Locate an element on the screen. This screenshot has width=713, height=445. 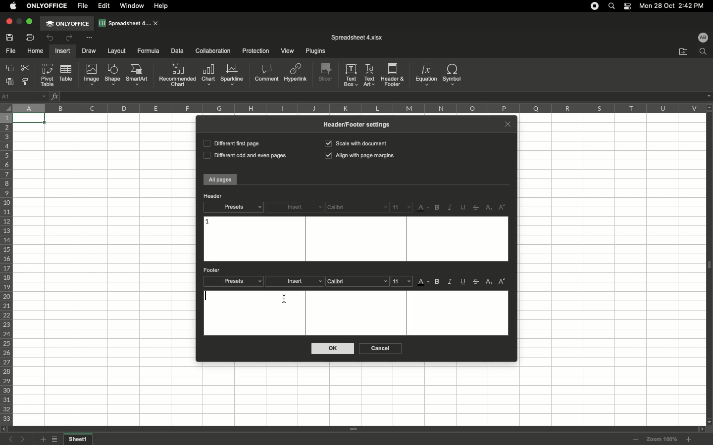
Insert function is located at coordinates (55, 96).